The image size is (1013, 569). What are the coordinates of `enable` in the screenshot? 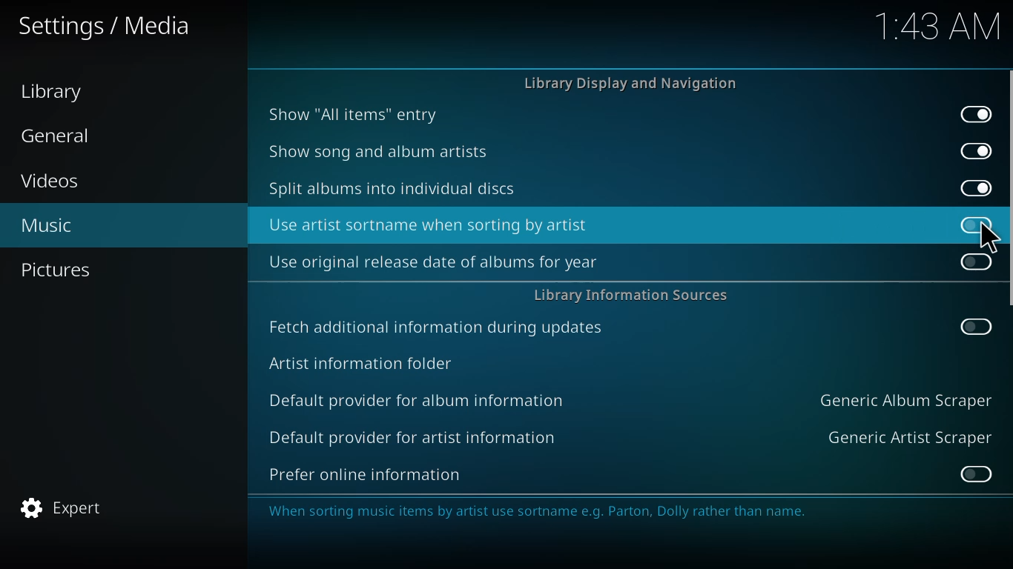 It's located at (974, 473).